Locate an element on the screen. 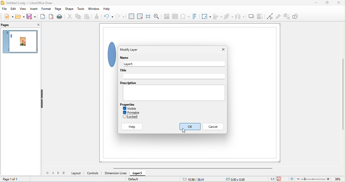 The image size is (345, 182). title is located at coordinates (173, 75).